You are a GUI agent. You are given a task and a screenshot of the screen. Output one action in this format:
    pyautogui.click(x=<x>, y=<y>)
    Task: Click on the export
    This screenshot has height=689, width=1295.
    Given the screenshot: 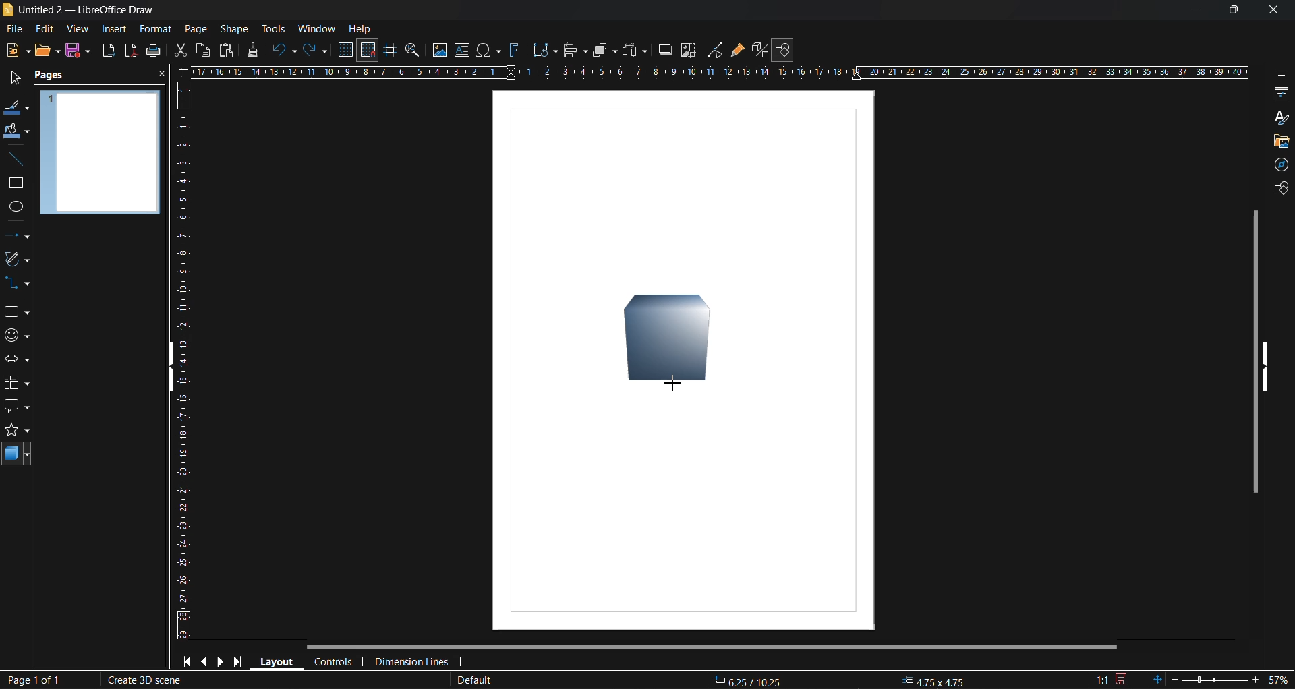 What is the action you would take?
    pyautogui.click(x=110, y=52)
    